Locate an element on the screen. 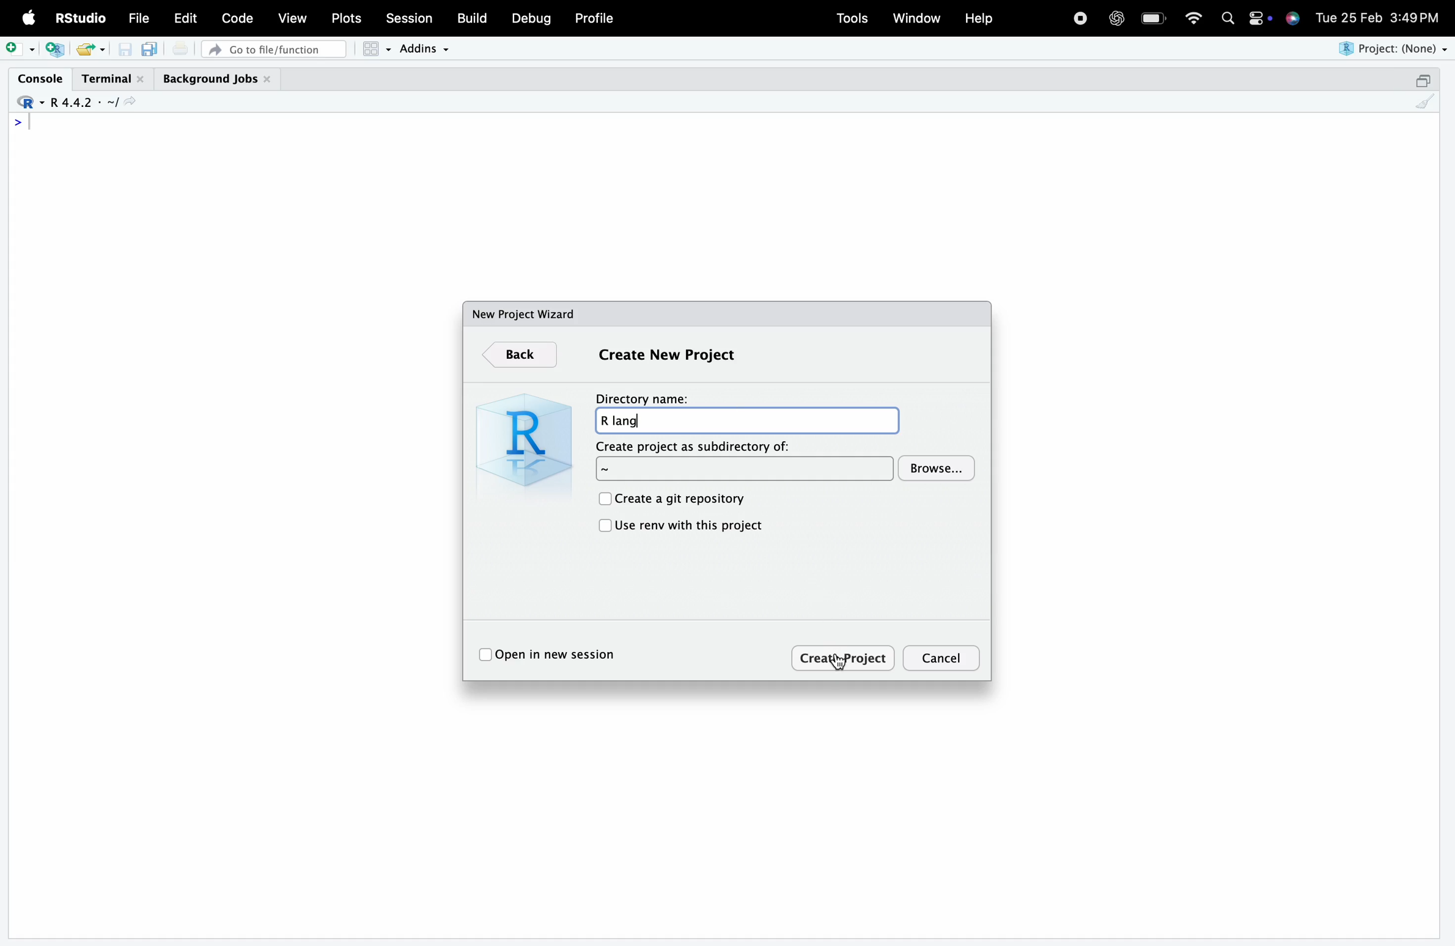 The image size is (1455, 946). cursor is located at coordinates (837, 662).